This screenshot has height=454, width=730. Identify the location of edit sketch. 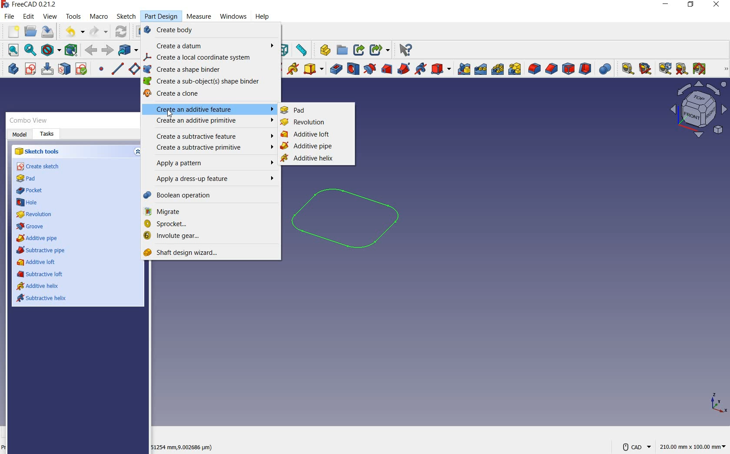
(48, 70).